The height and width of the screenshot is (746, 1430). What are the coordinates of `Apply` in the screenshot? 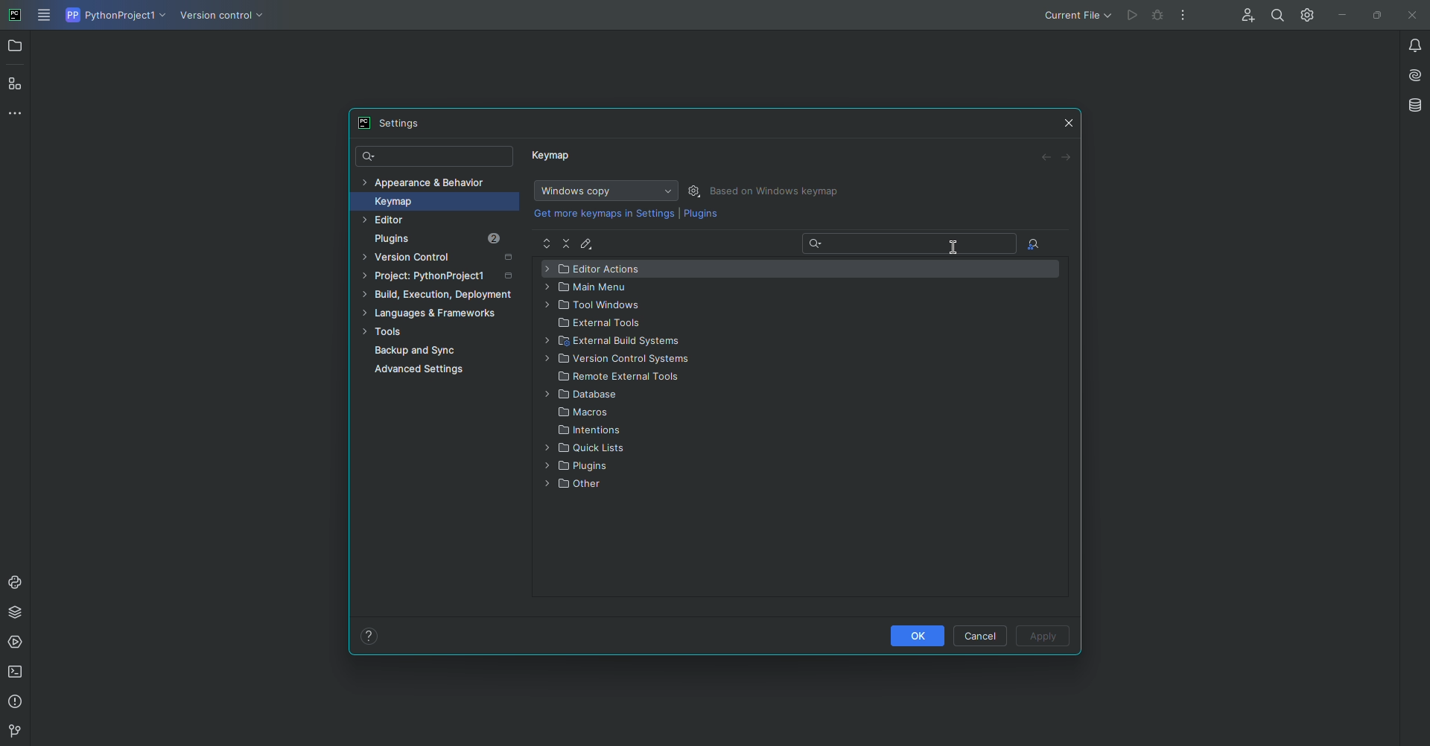 It's located at (1044, 637).